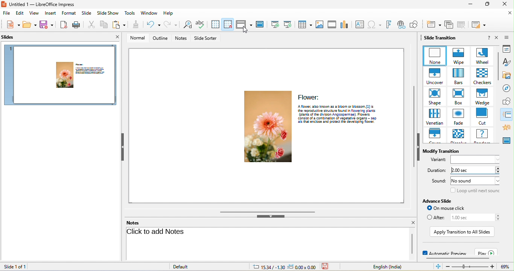  I want to click on insert, so click(51, 13).